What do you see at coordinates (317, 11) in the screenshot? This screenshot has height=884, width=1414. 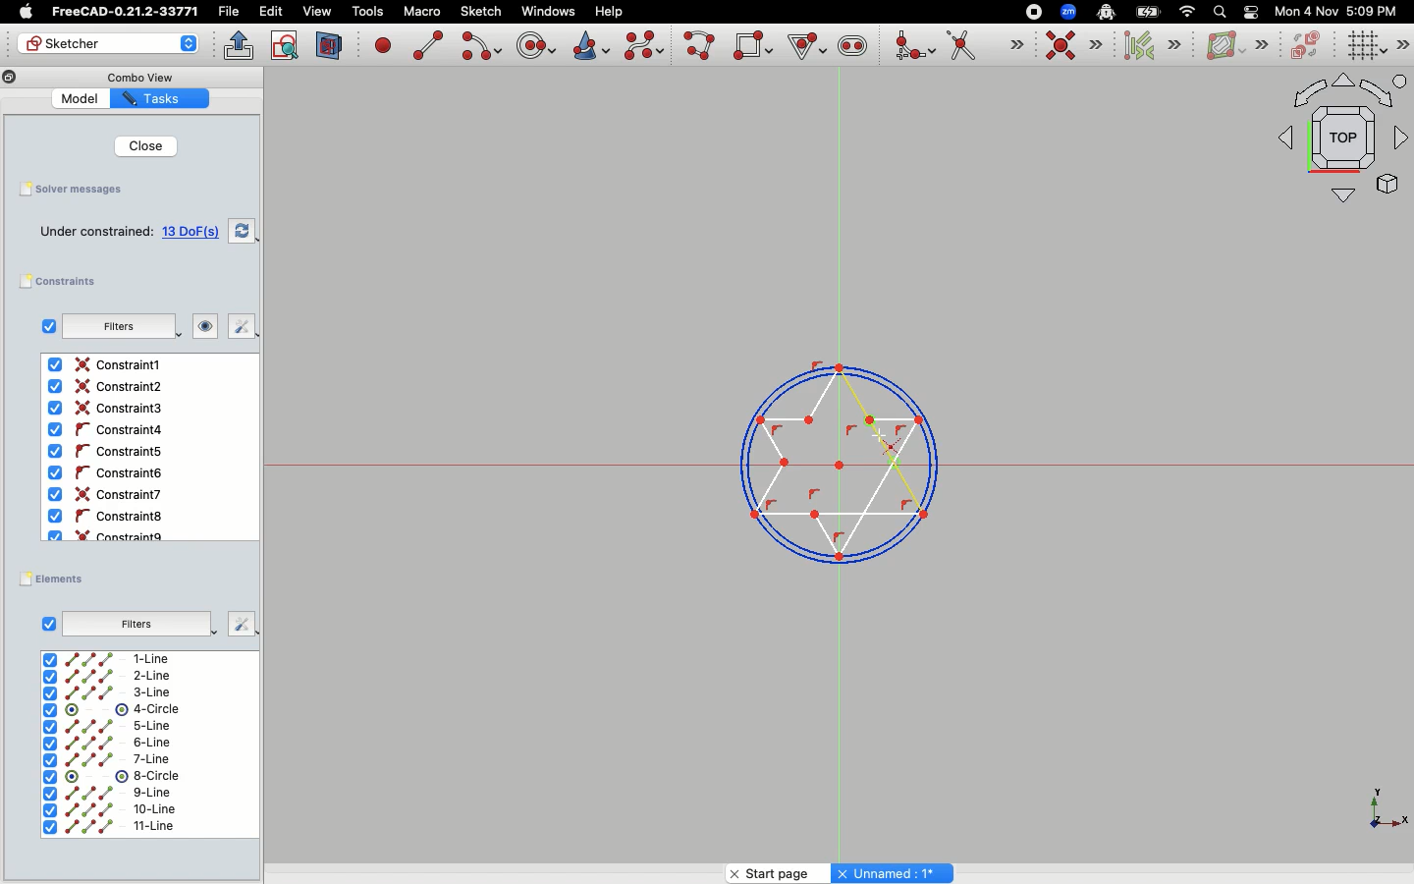 I see `view` at bounding box center [317, 11].